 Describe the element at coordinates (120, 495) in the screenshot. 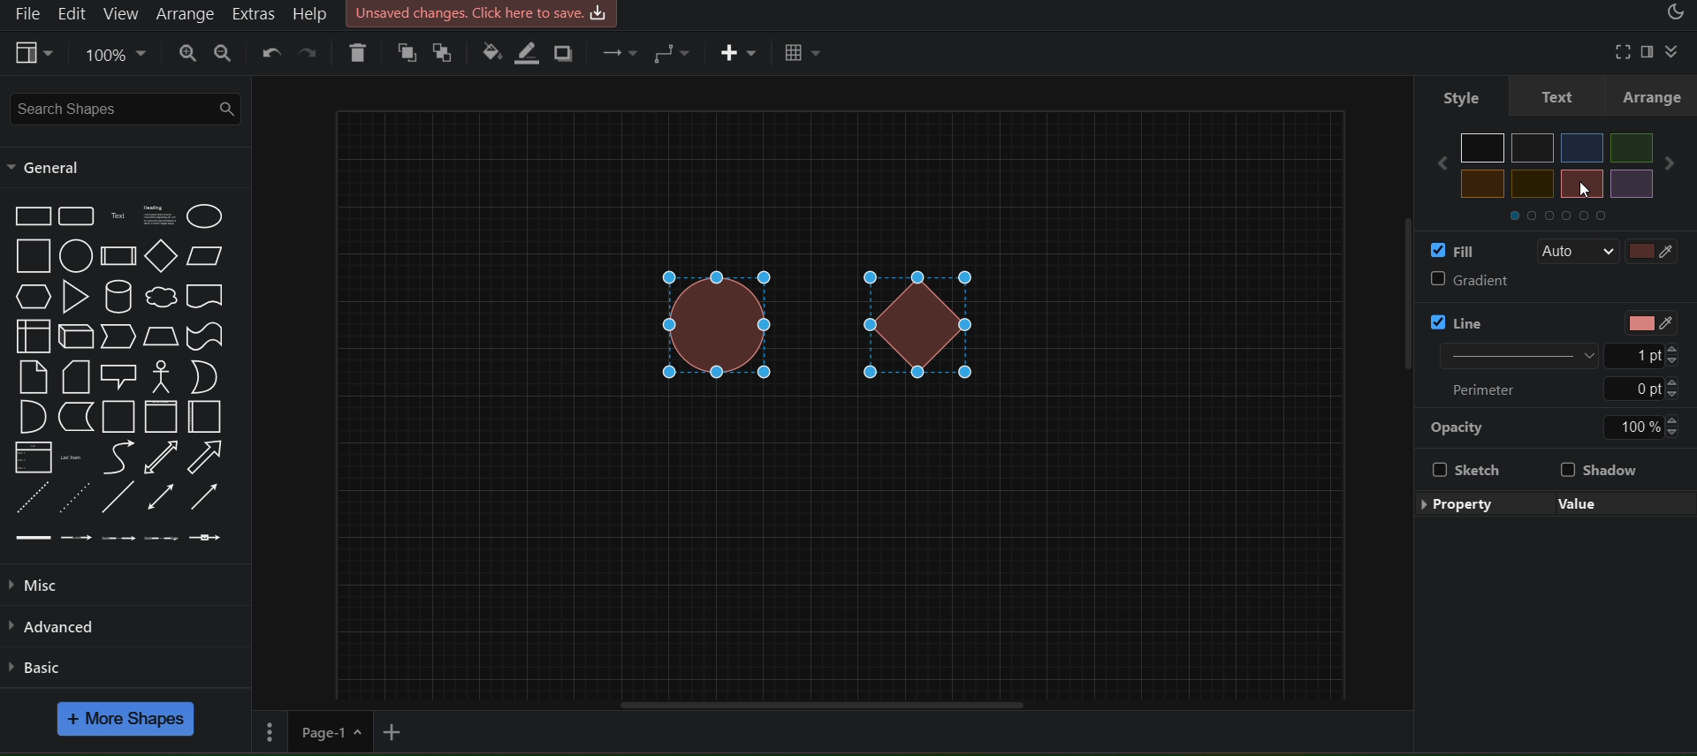

I see `Line` at that location.